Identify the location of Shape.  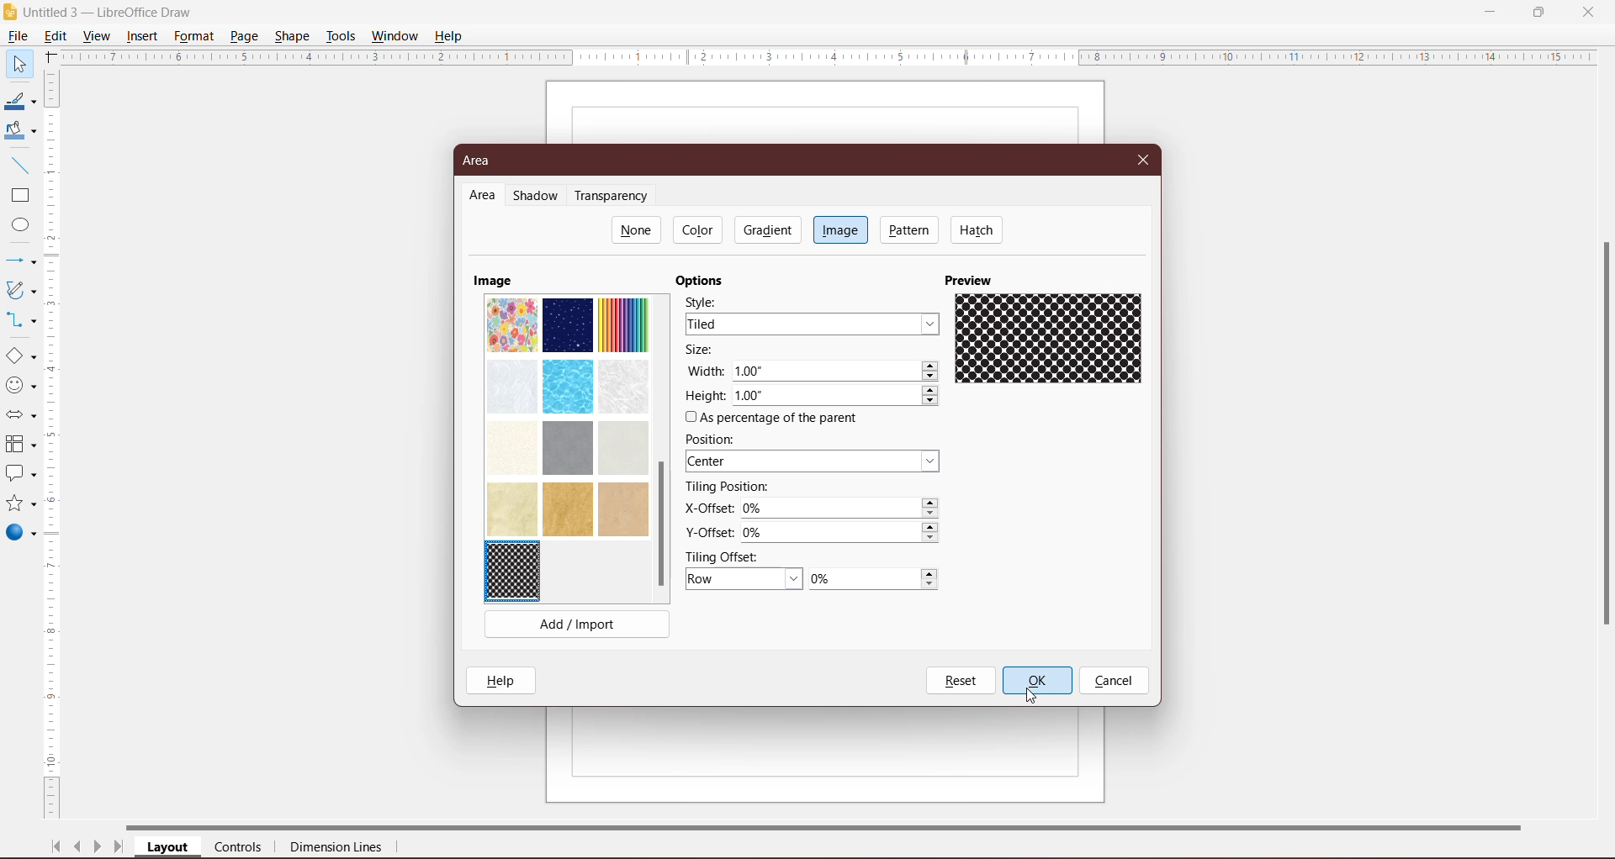
(294, 34).